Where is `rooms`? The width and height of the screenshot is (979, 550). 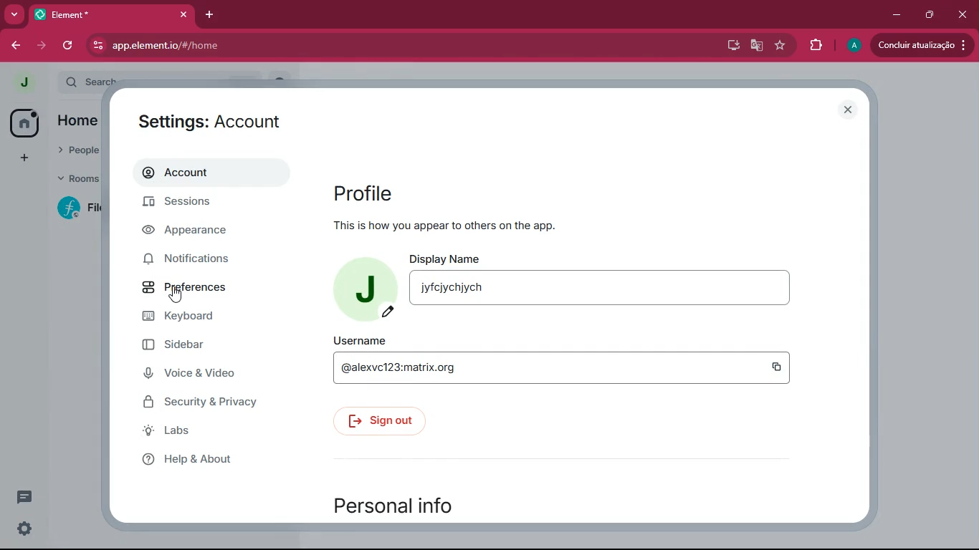
rooms is located at coordinates (77, 178).